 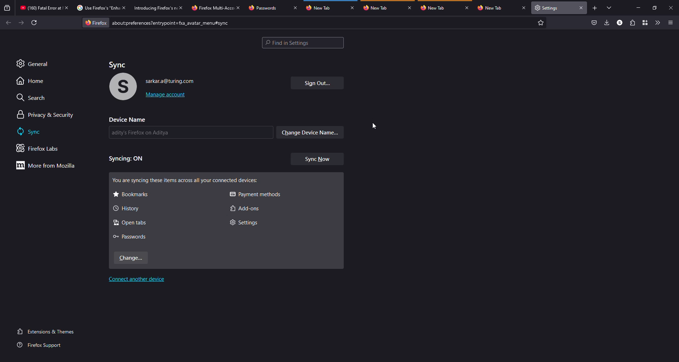 What do you see at coordinates (632, 22) in the screenshot?
I see `extensions` at bounding box center [632, 22].